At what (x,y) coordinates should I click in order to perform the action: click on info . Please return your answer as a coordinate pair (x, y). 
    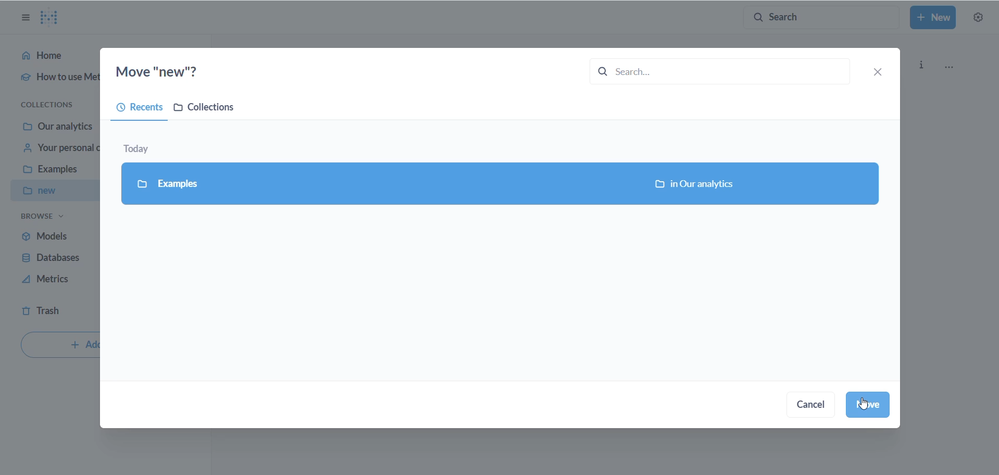
    Looking at the image, I should click on (923, 64).